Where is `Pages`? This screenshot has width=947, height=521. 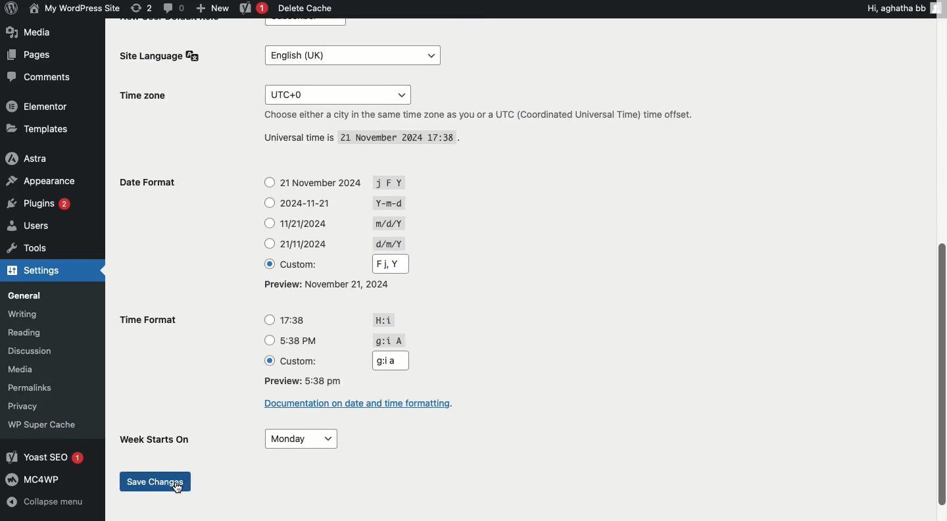 Pages is located at coordinates (28, 55).